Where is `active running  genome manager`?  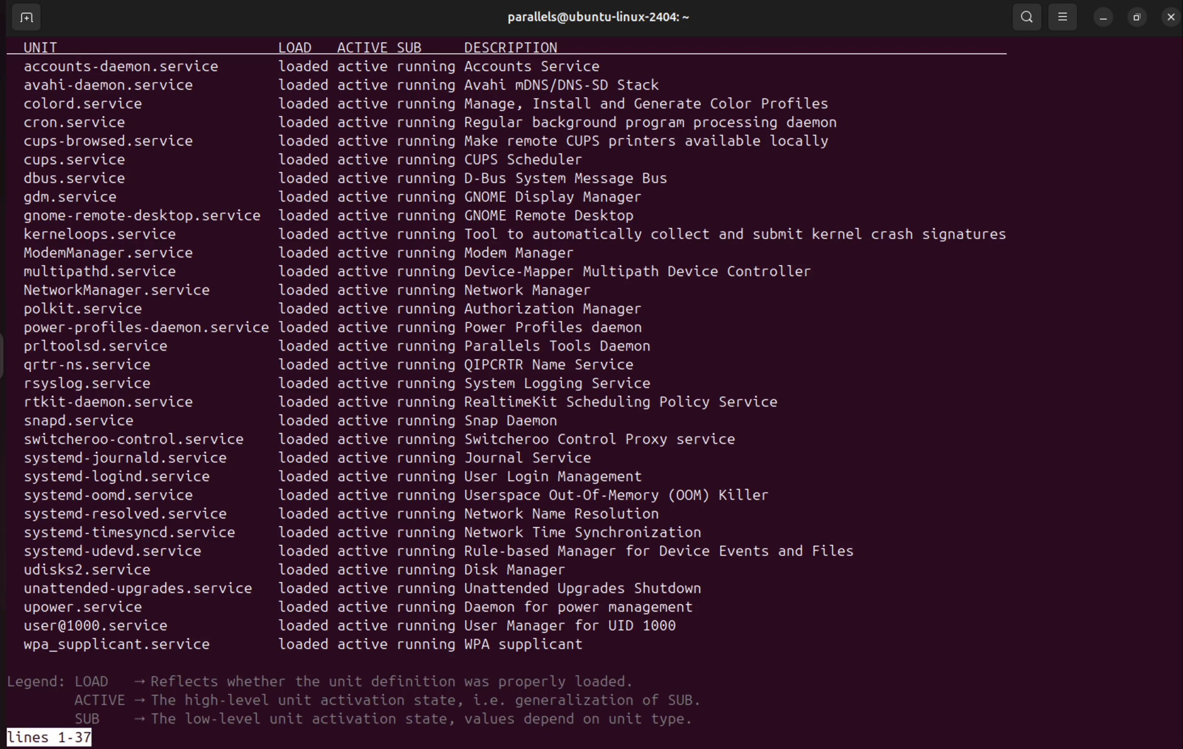 active running  genome manager is located at coordinates (497, 198).